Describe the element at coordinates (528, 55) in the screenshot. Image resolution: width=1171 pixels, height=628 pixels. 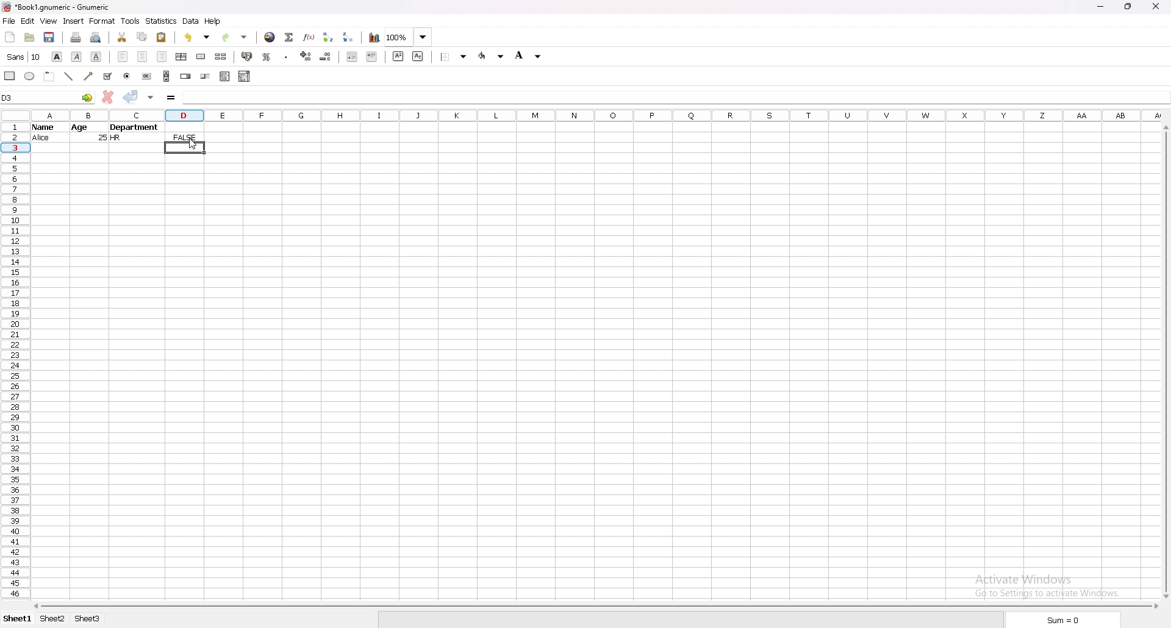
I see `background` at that location.